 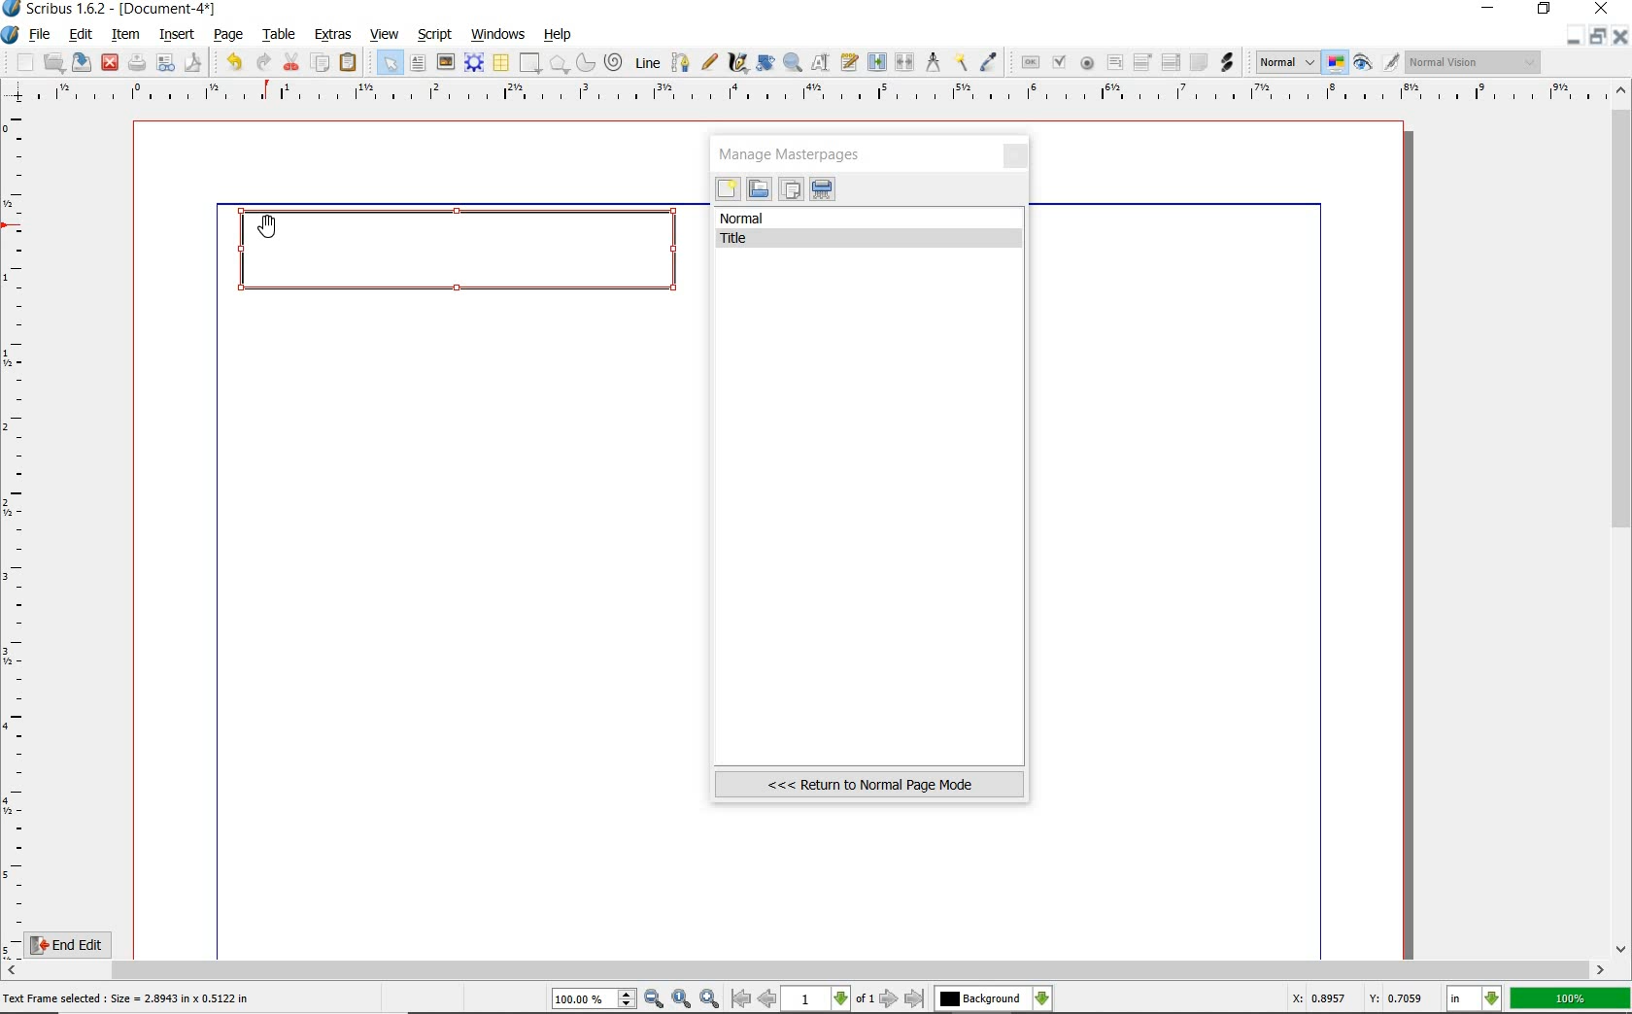 I want to click on polygon, so click(x=559, y=65).